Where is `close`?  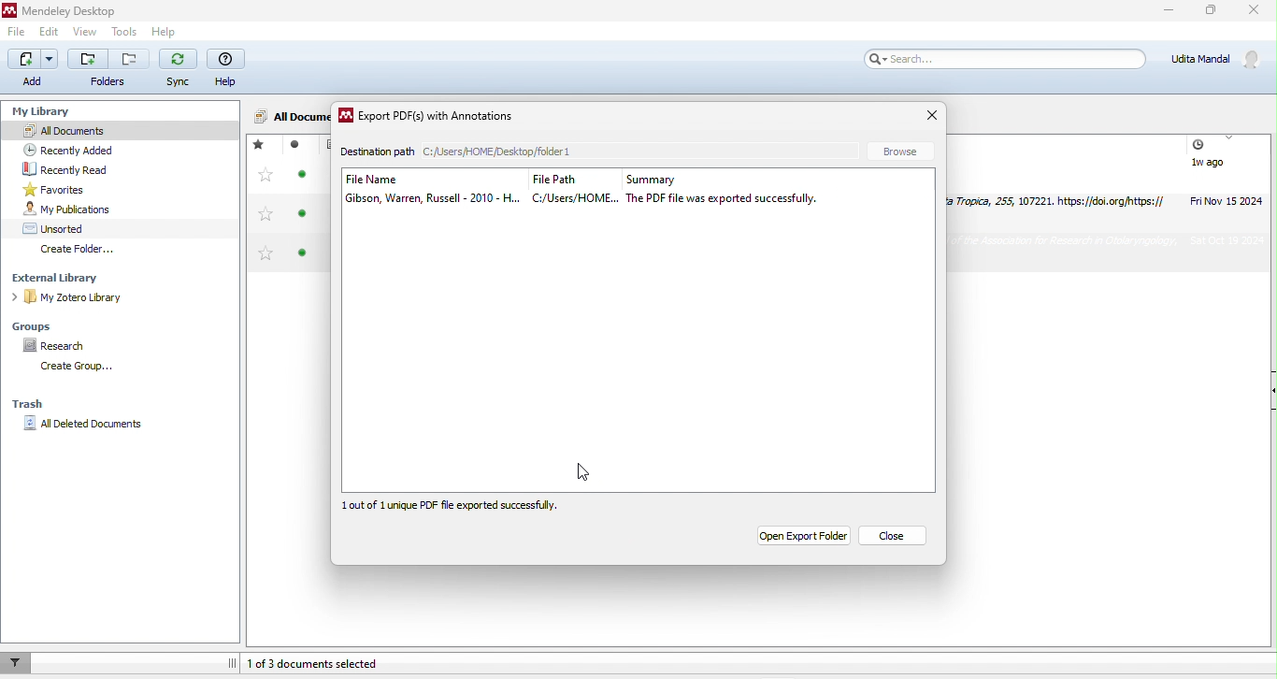
close is located at coordinates (934, 116).